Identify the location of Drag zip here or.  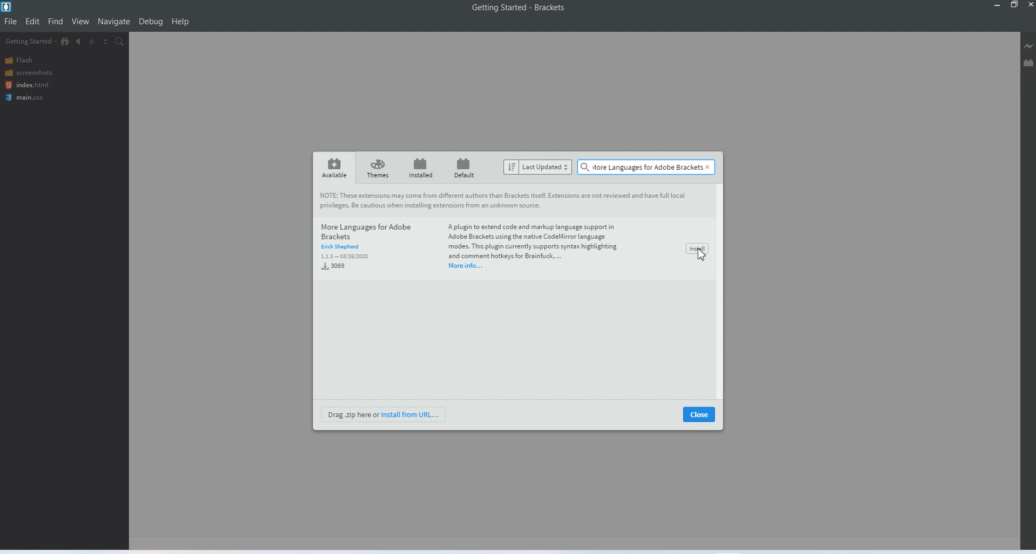
(351, 414).